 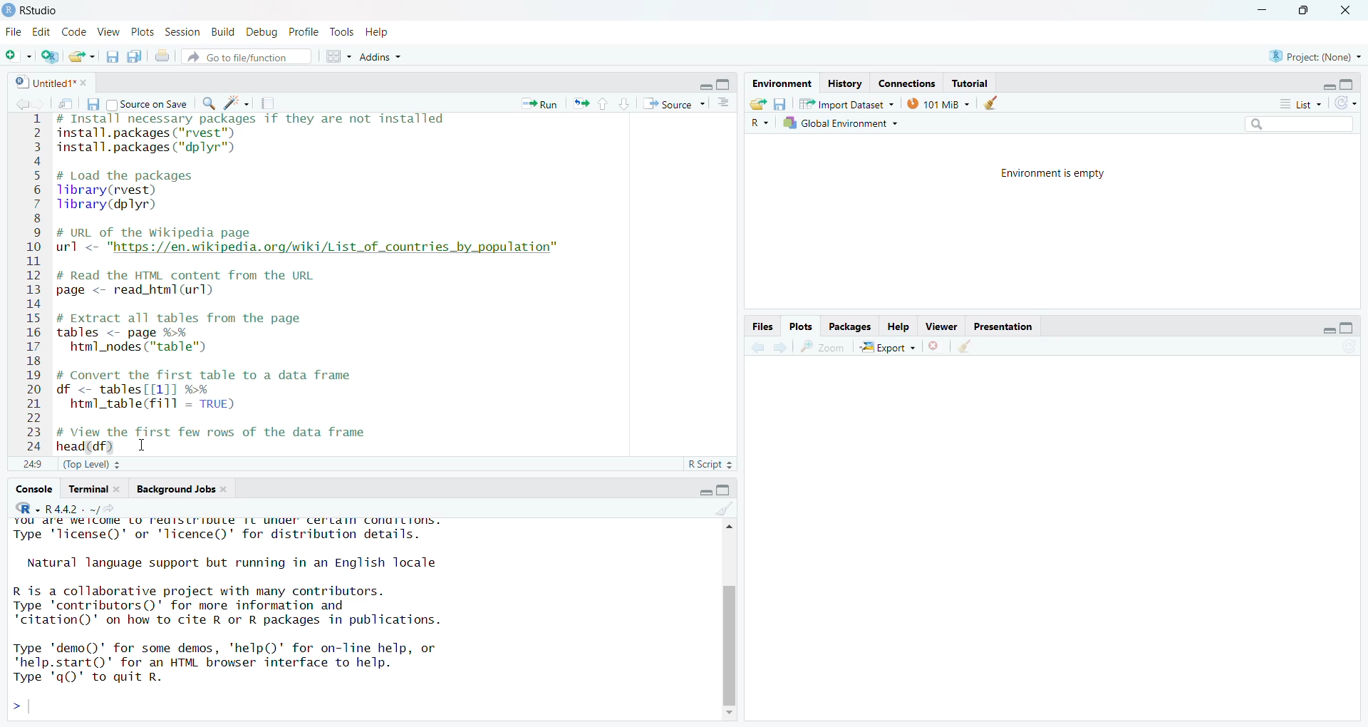 What do you see at coordinates (343, 31) in the screenshot?
I see `Tools` at bounding box center [343, 31].